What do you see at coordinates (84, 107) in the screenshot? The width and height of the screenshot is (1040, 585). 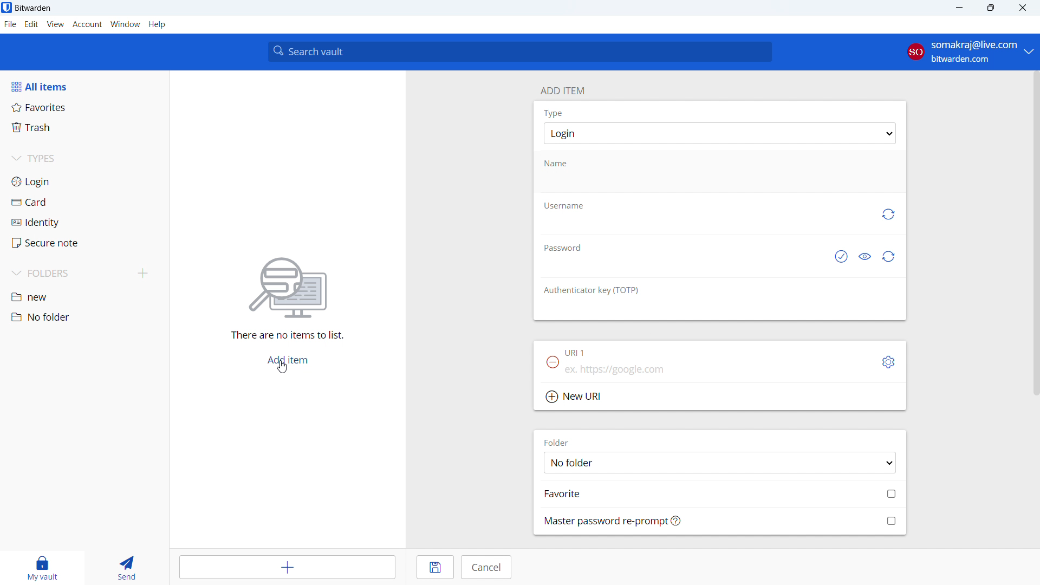 I see `favorites` at bounding box center [84, 107].